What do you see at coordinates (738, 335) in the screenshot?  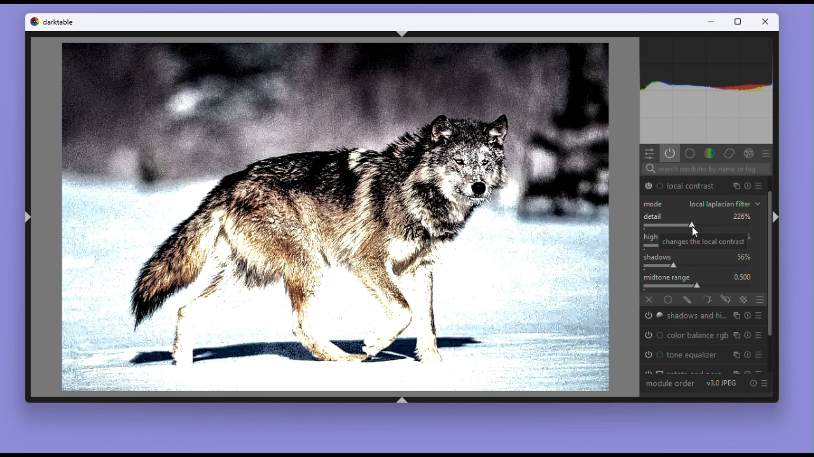 I see `multiple instance actions` at bounding box center [738, 335].